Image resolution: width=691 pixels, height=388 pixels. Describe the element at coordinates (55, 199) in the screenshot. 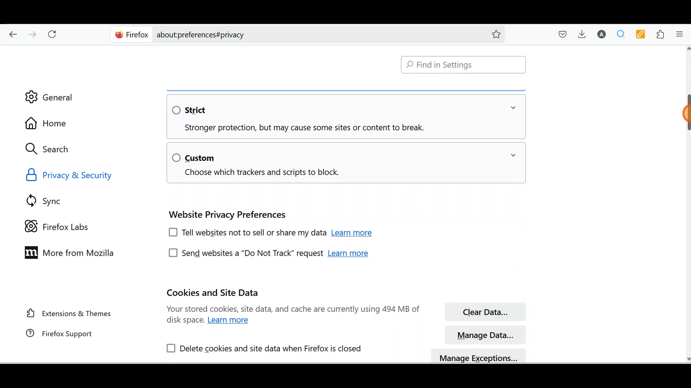

I see `Sync` at that location.